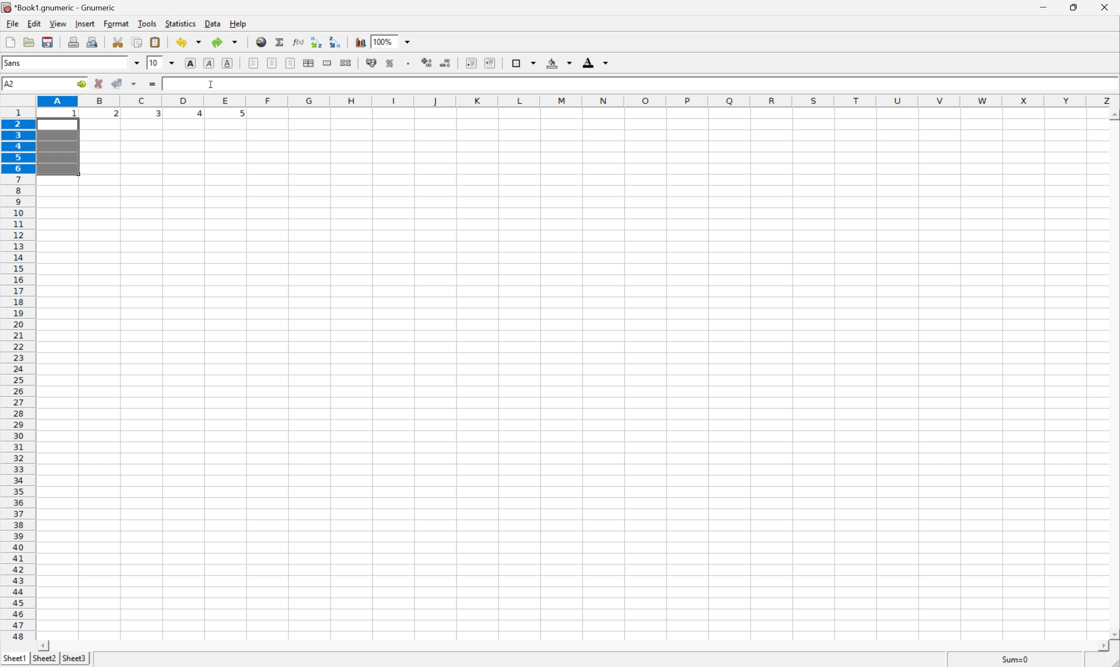 The height and width of the screenshot is (667, 1120). Describe the element at coordinates (578, 99) in the screenshot. I see `column names` at that location.